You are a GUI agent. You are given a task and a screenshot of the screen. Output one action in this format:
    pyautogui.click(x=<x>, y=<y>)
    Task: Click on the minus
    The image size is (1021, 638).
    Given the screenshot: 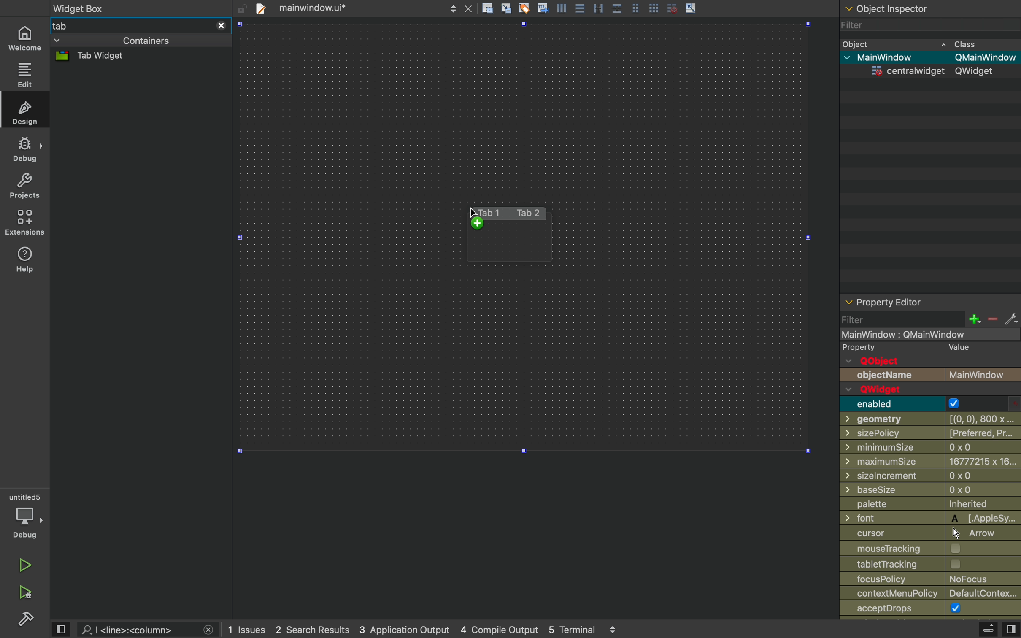 What is the action you would take?
    pyautogui.click(x=992, y=319)
    